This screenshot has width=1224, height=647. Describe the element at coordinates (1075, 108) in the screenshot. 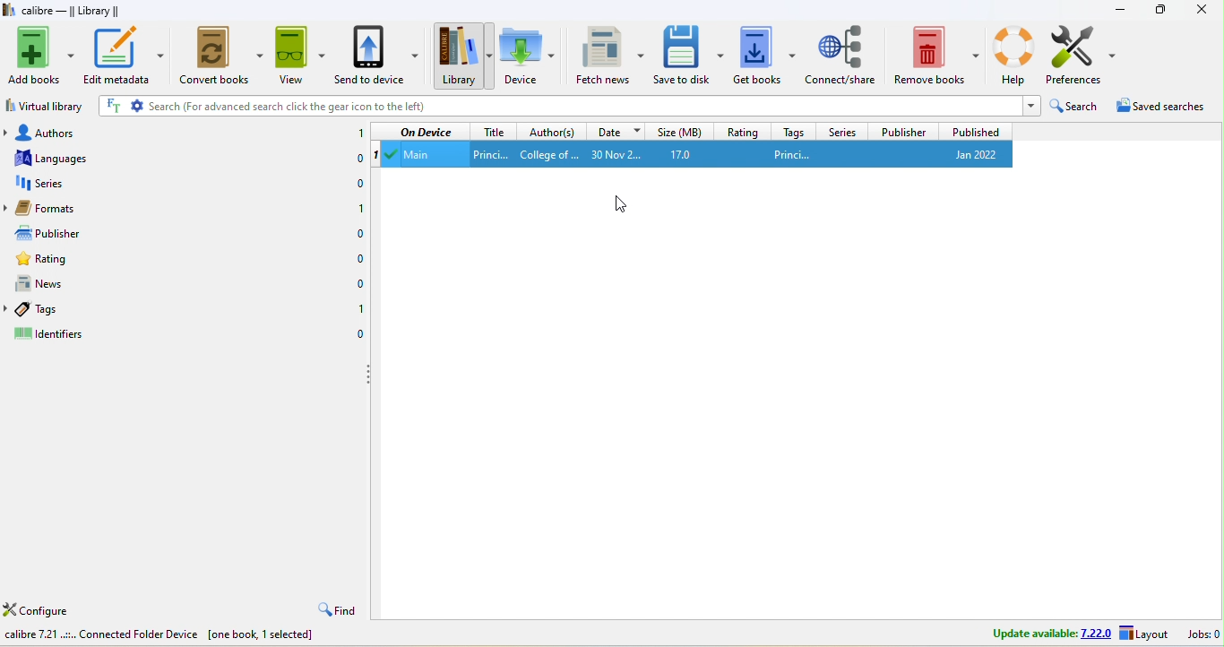

I see `search` at that location.